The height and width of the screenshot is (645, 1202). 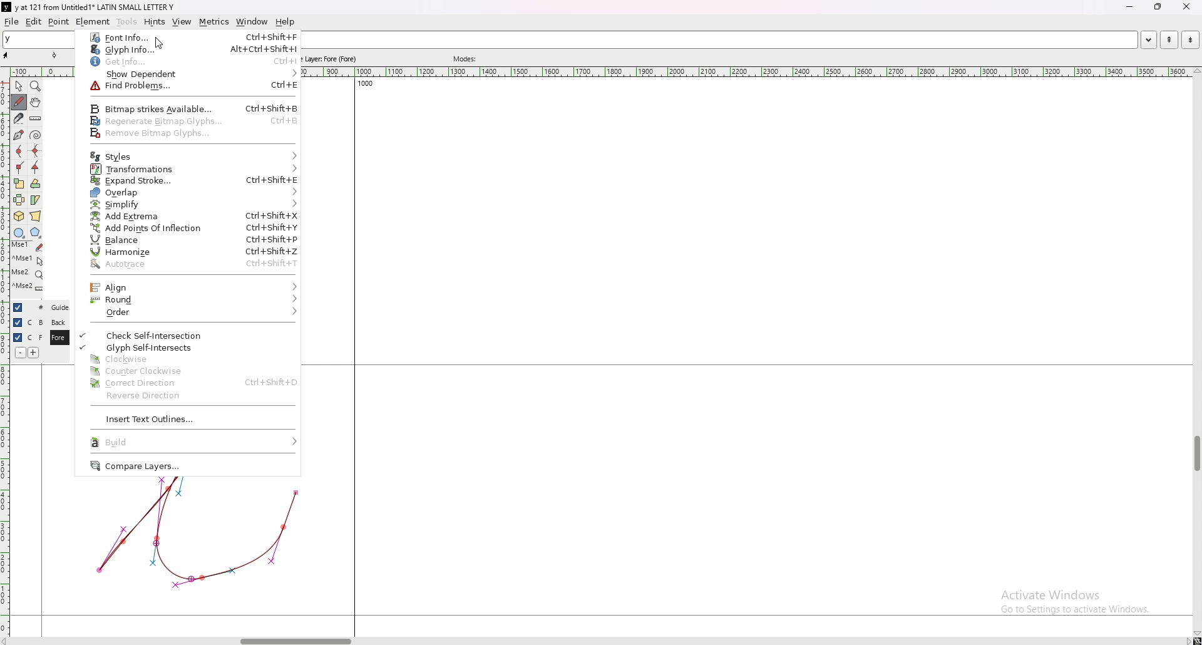 I want to click on change whether spiro is active or not, so click(x=36, y=135).